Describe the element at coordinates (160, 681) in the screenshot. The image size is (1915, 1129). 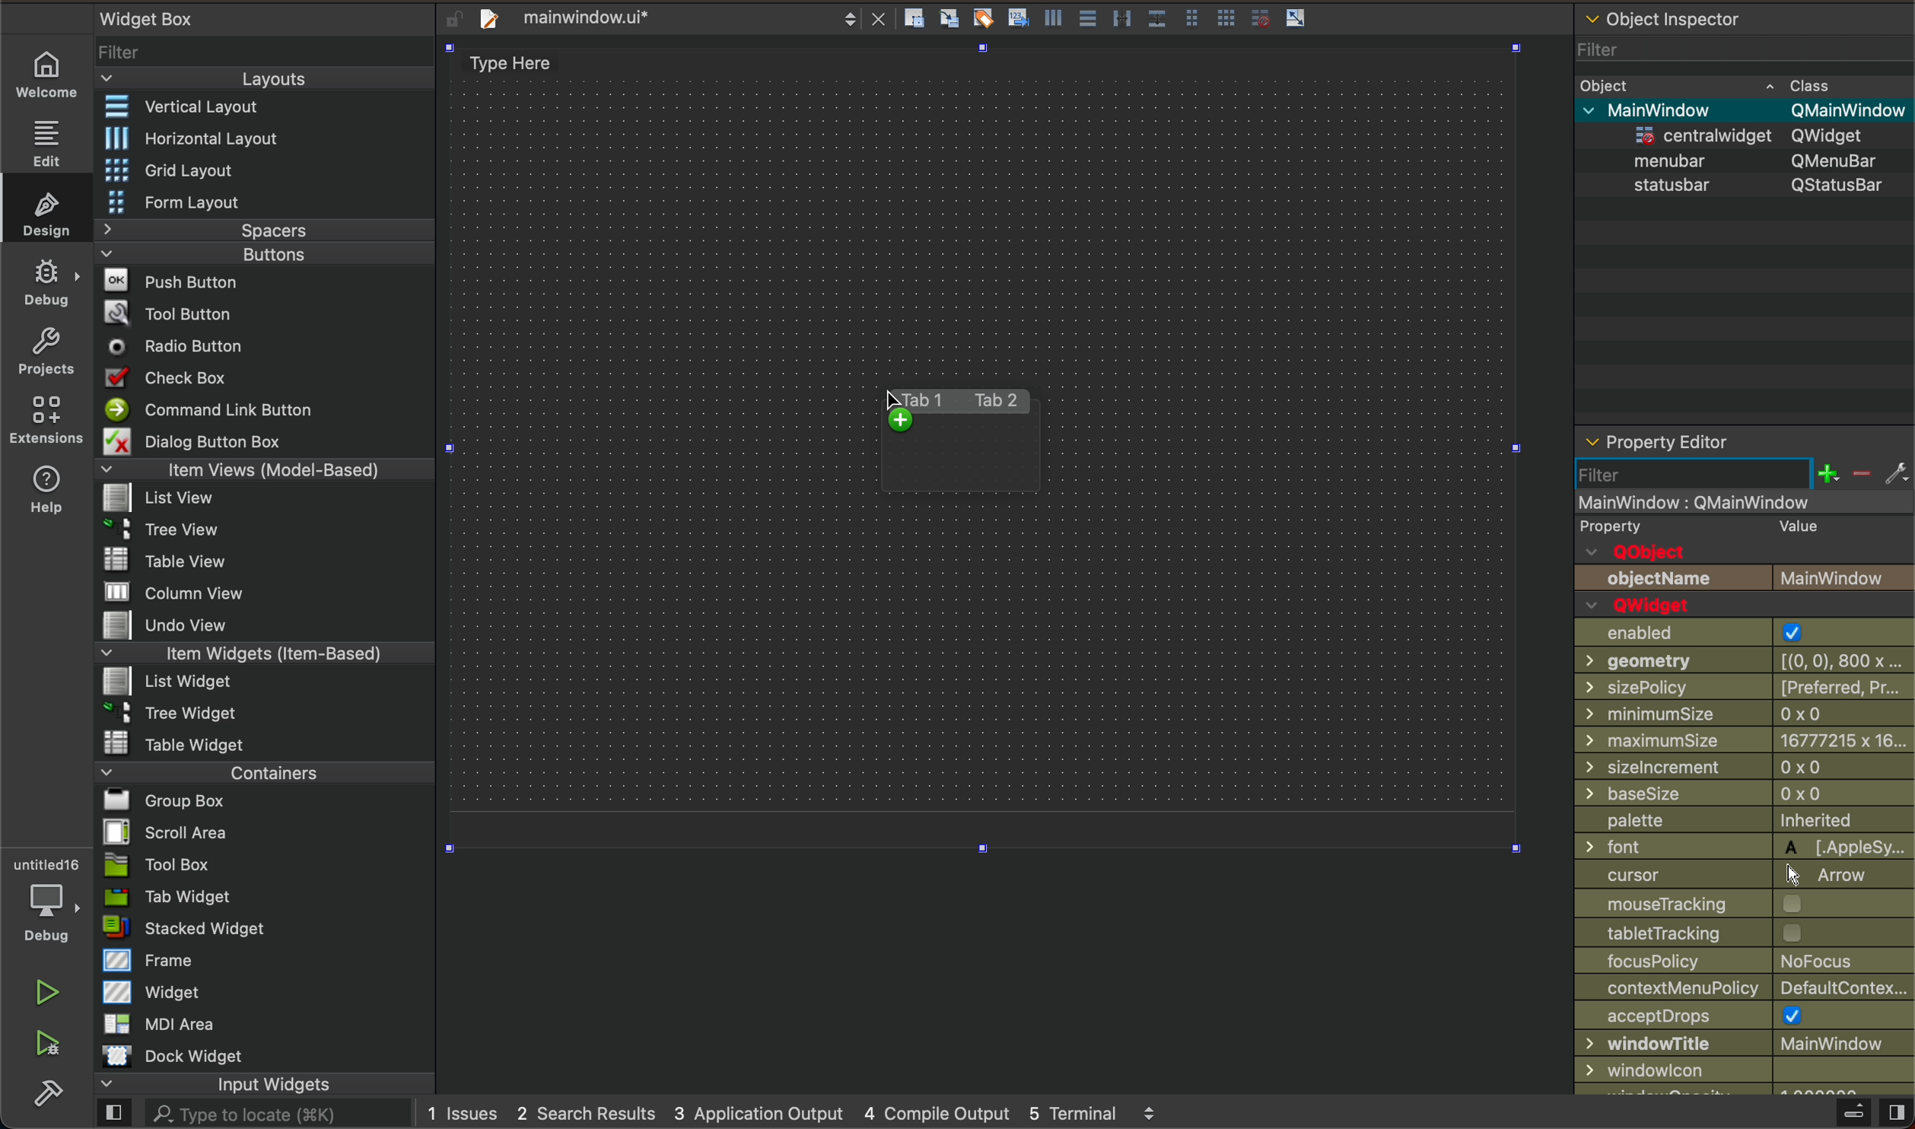
I see `List widget` at that location.